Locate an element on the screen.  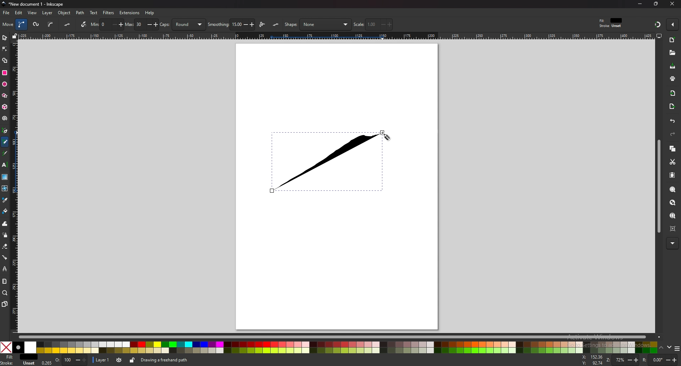
layer is located at coordinates (102, 360).